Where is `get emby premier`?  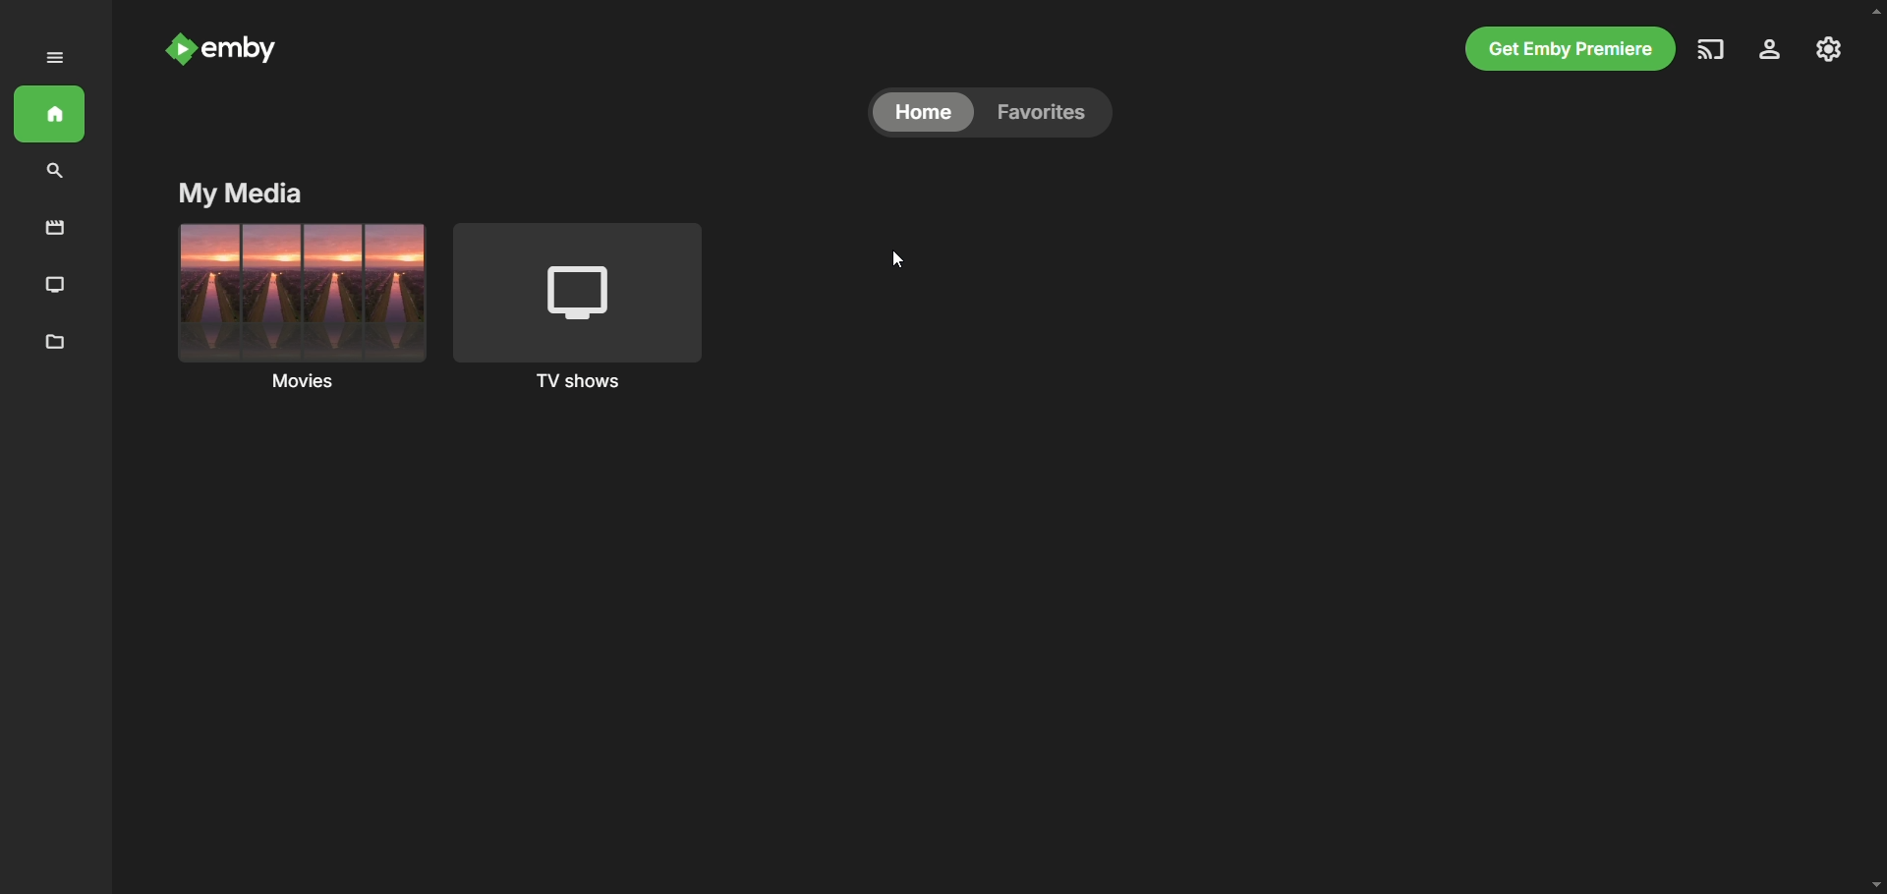
get emby premier is located at coordinates (1568, 48).